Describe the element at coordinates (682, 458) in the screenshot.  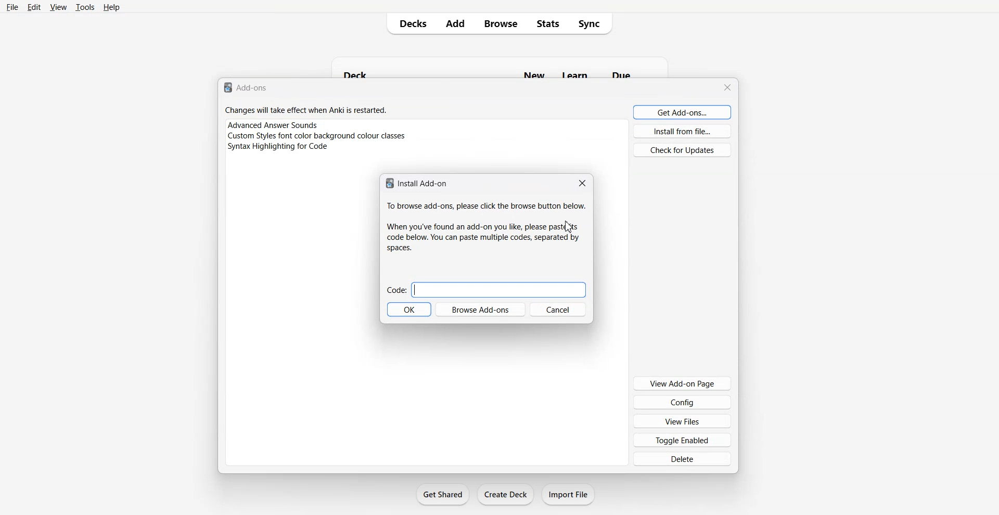
I see `Delete` at that location.